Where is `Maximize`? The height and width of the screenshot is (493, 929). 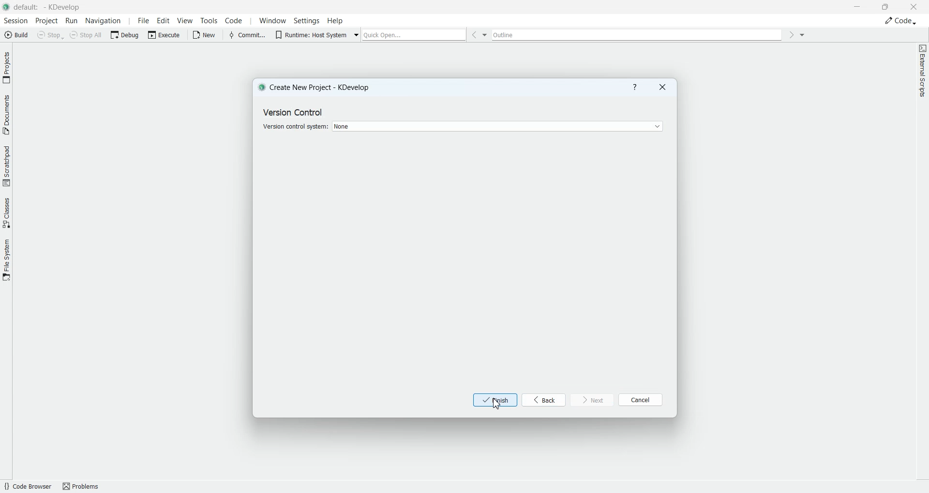
Maximize is located at coordinates (886, 6).